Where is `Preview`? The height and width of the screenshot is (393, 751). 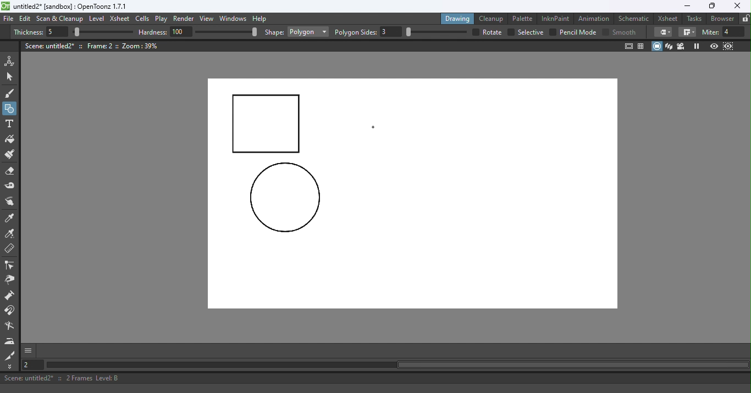
Preview is located at coordinates (714, 47).